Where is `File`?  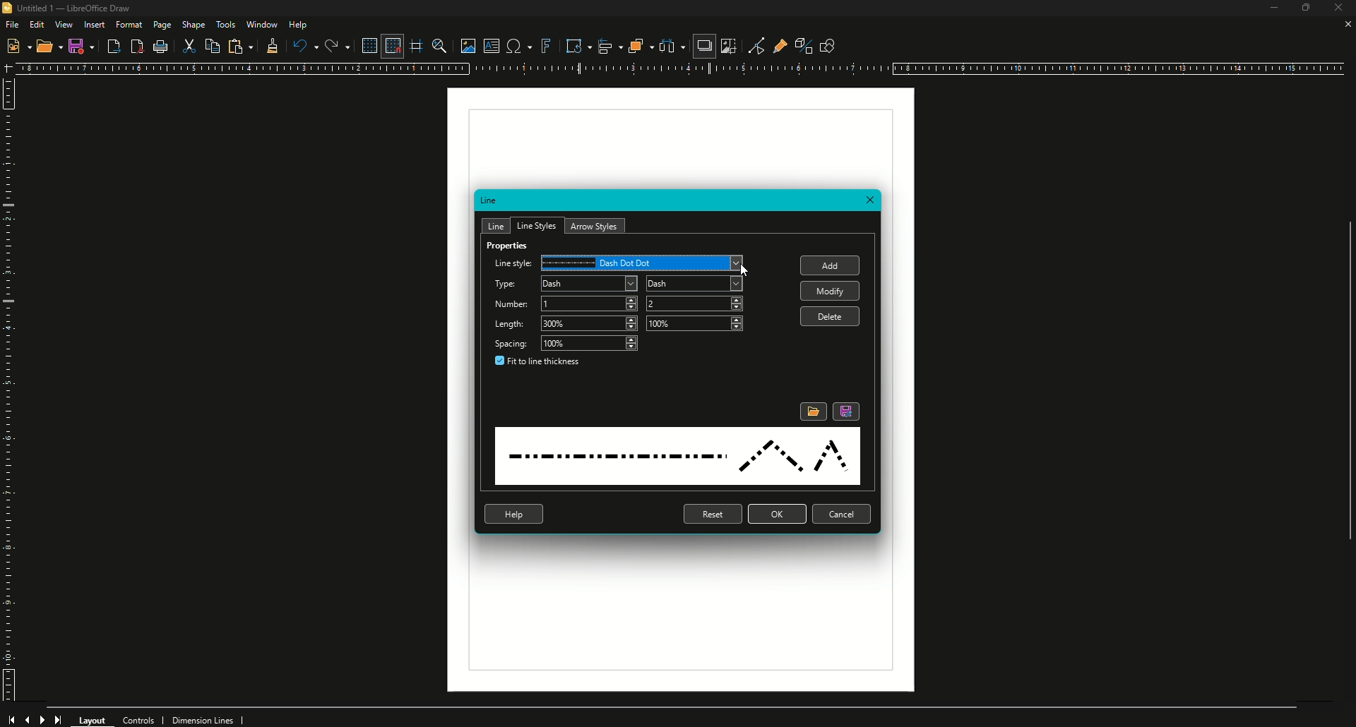 File is located at coordinates (11, 24).